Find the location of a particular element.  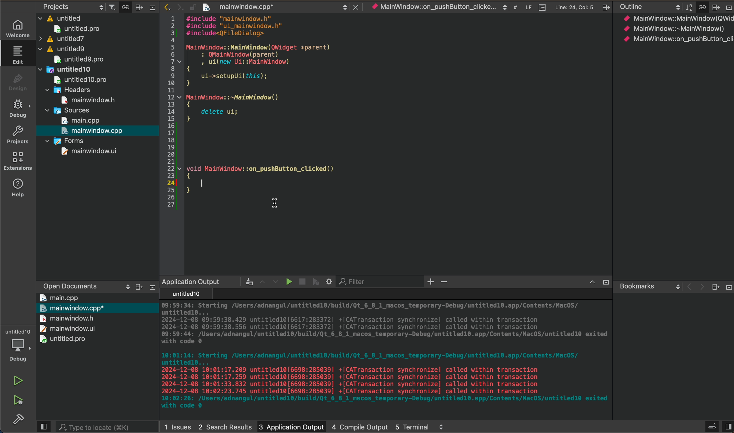

 is located at coordinates (442, 427).